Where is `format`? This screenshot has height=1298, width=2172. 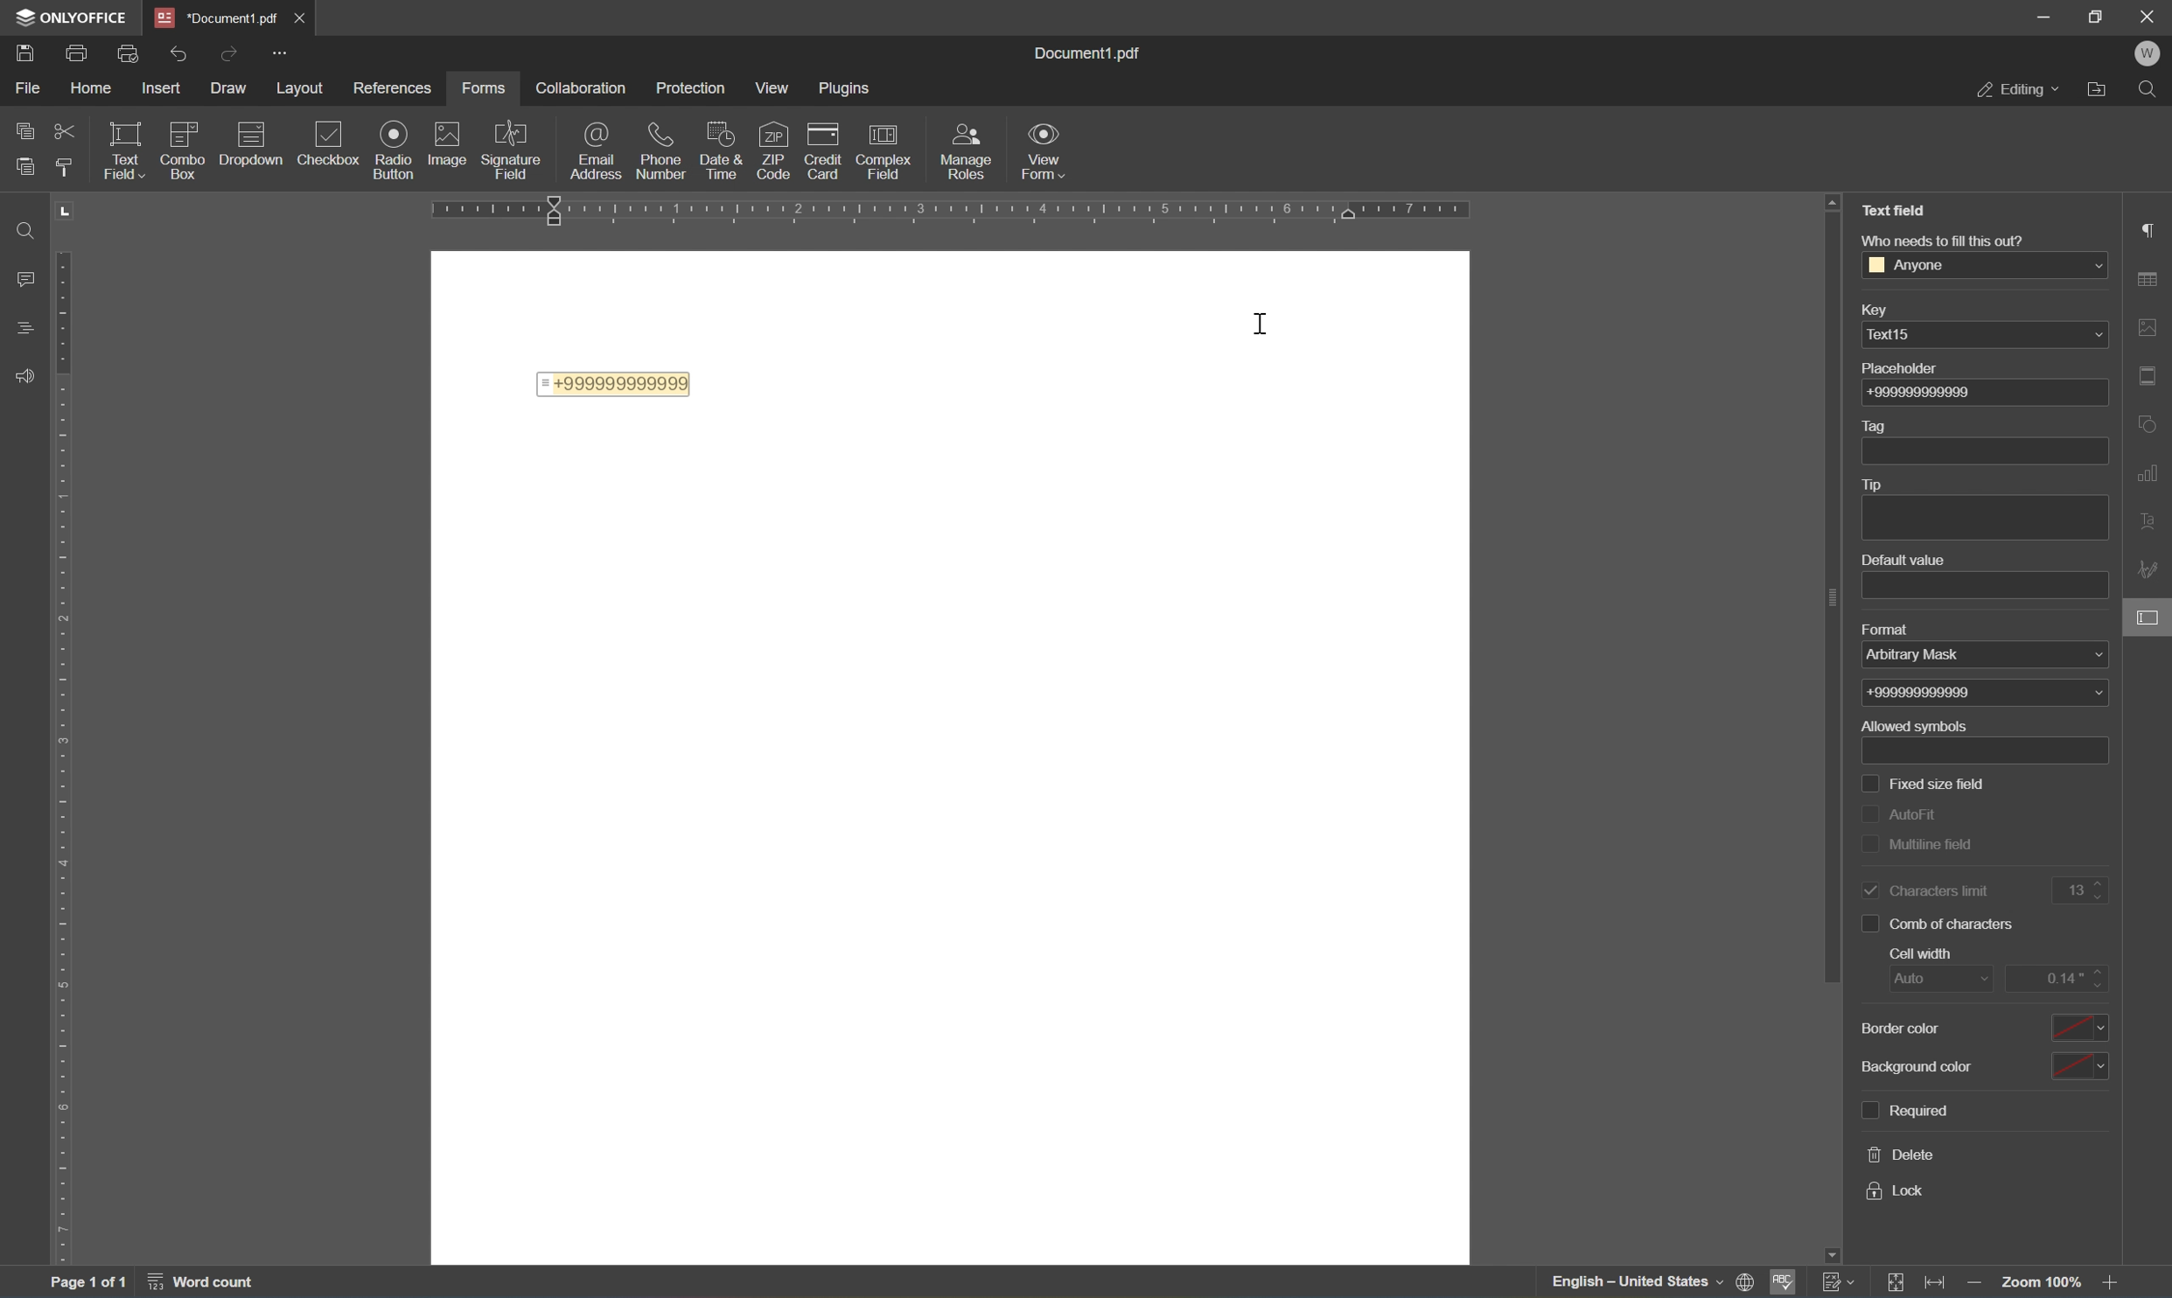
format is located at coordinates (1899, 630).